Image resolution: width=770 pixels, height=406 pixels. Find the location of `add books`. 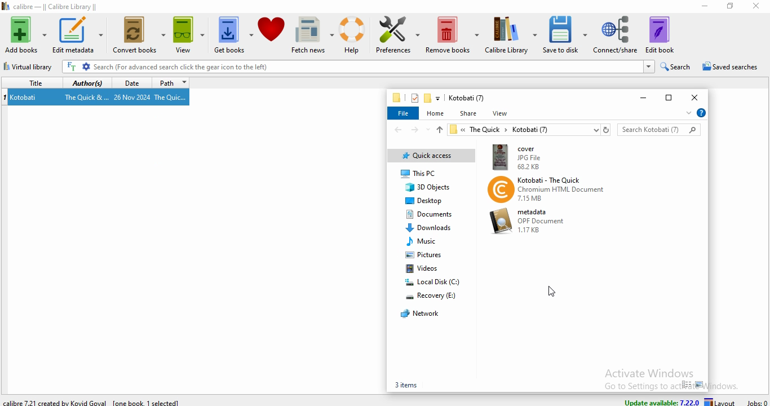

add books is located at coordinates (25, 35).